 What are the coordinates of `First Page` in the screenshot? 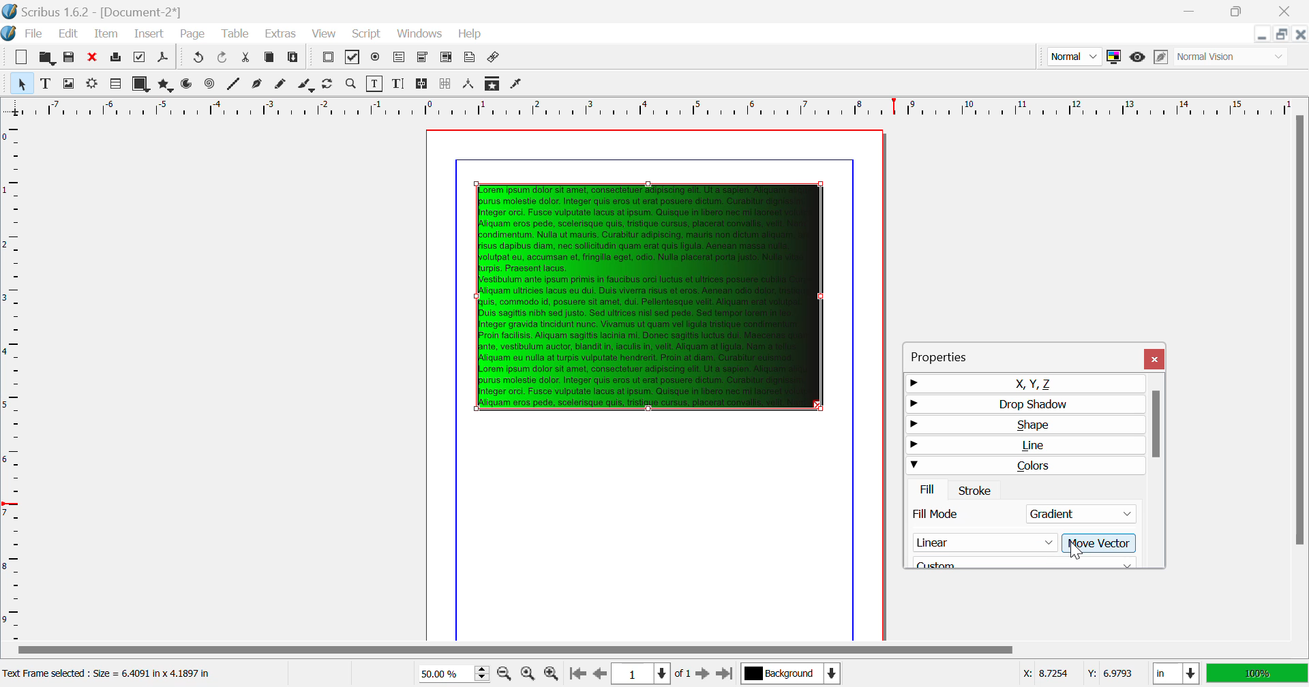 It's located at (576, 675).